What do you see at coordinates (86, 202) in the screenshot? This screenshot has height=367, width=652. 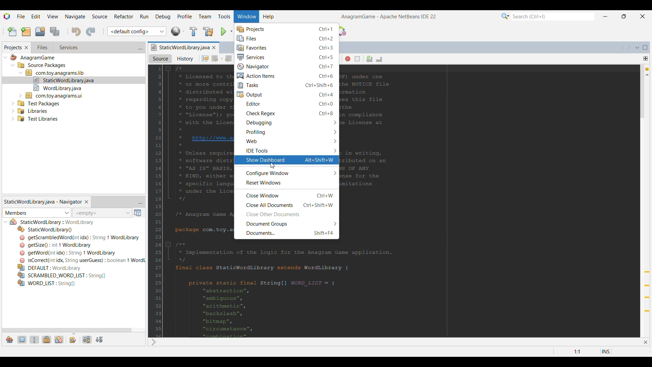 I see `Close current selection` at bounding box center [86, 202].